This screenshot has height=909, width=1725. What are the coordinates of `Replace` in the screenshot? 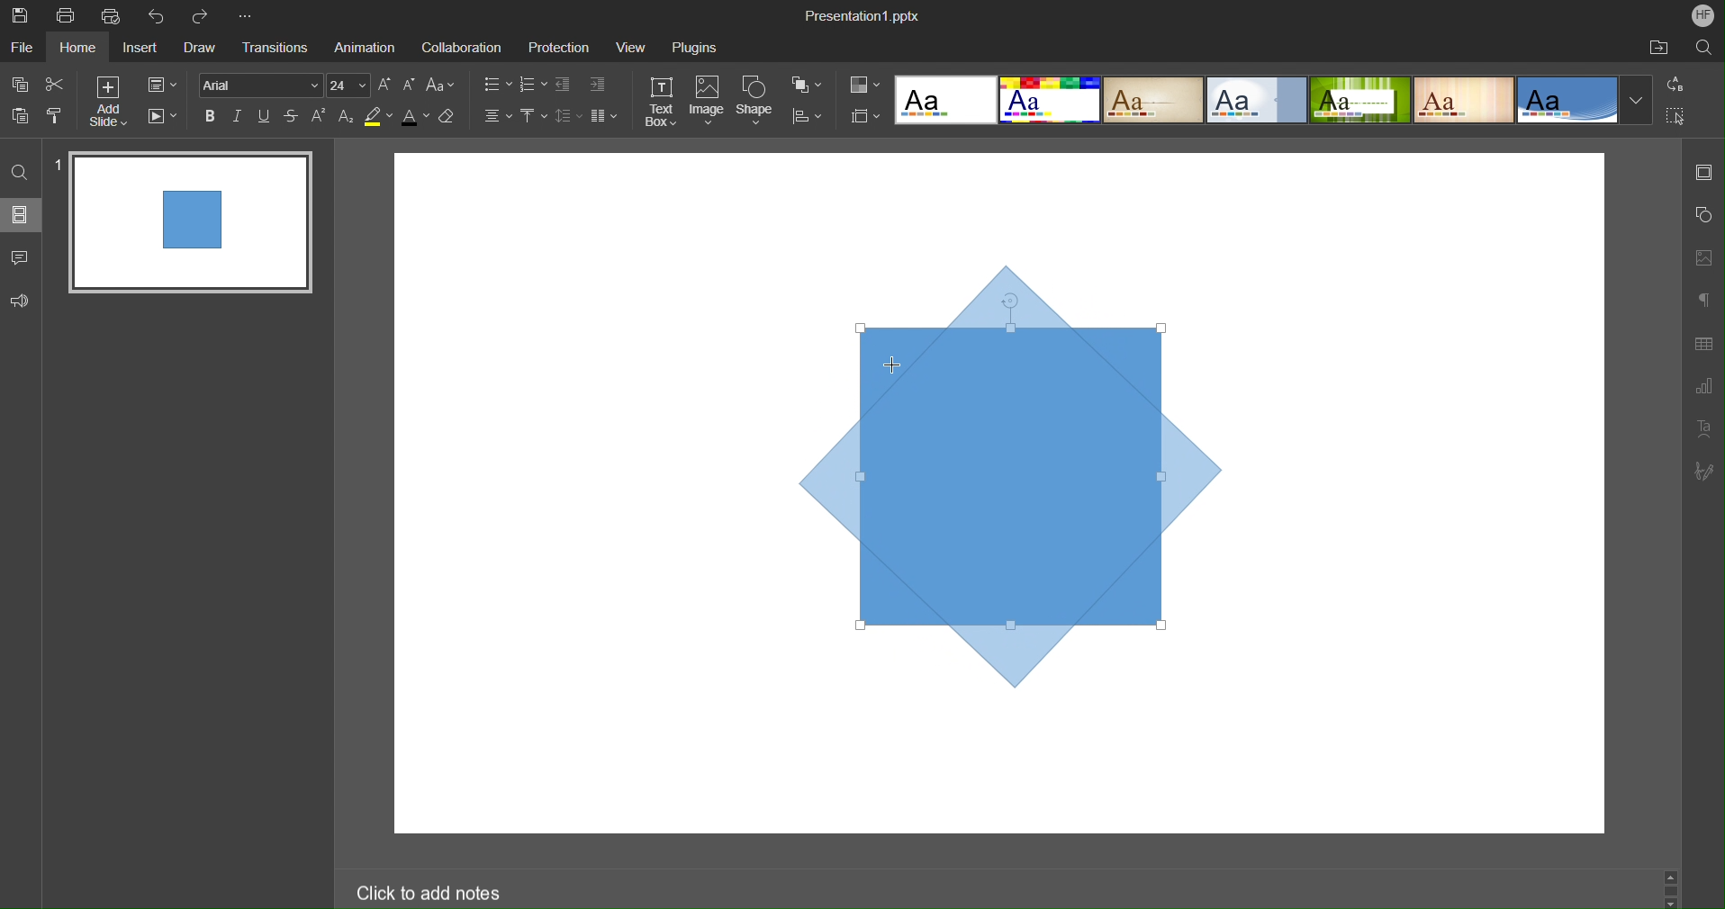 It's located at (1675, 85).